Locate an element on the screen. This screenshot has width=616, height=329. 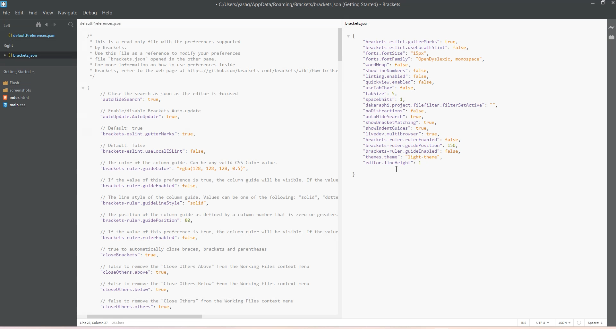
Extension Manager is located at coordinates (612, 37).